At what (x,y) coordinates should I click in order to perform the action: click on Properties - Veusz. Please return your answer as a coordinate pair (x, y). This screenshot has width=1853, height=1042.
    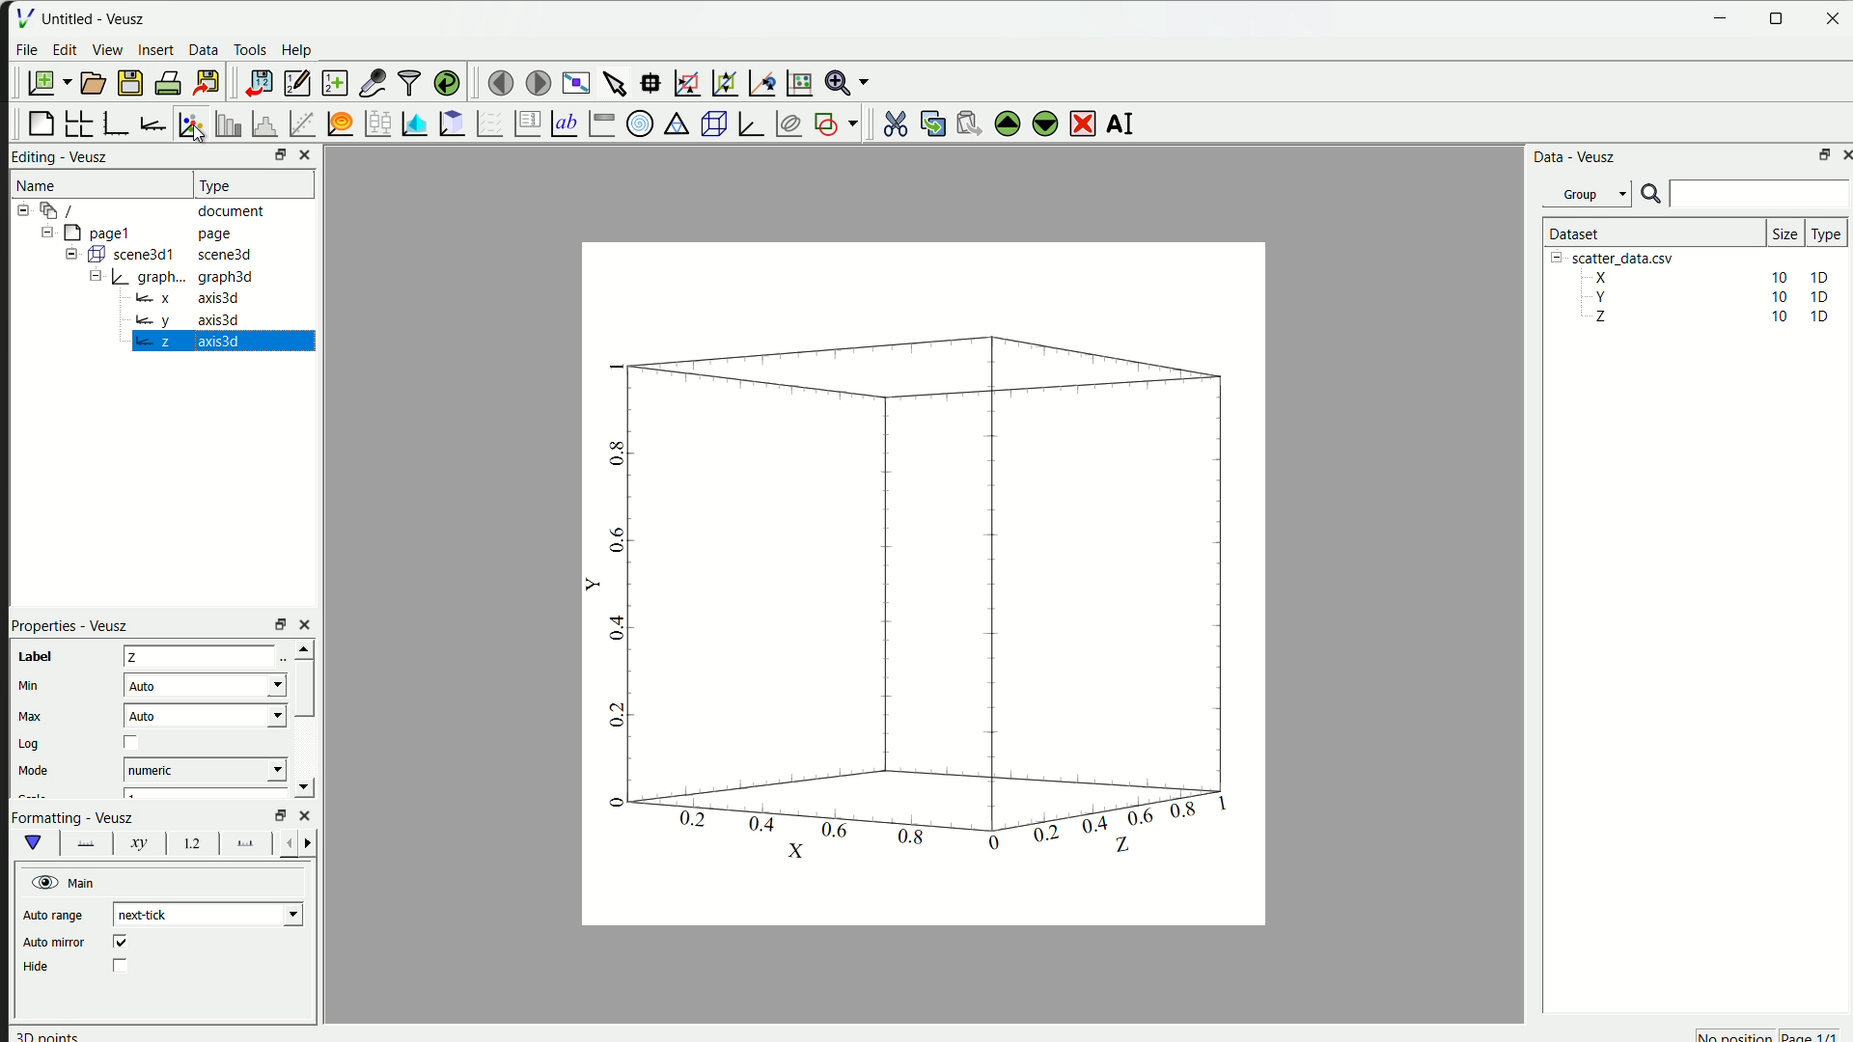
    Looking at the image, I should click on (70, 624).